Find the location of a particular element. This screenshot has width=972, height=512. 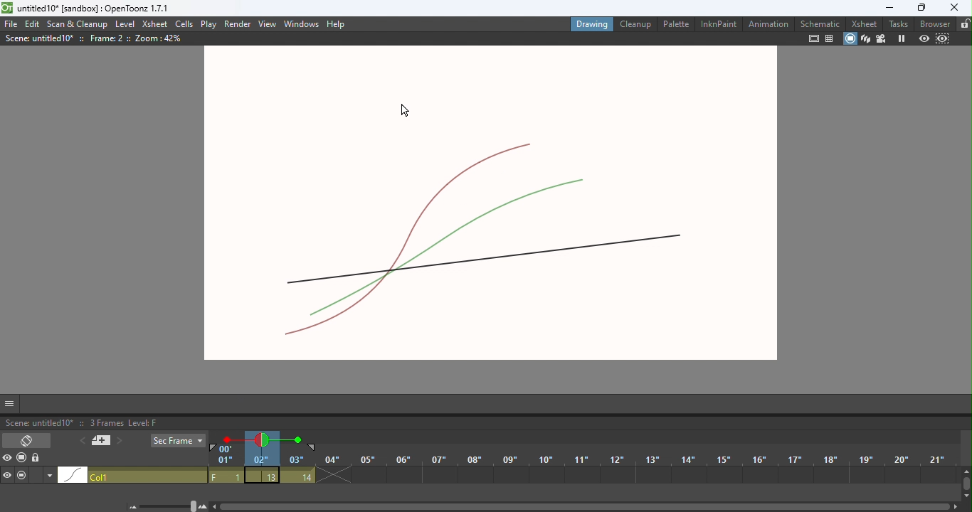

field guide is located at coordinates (830, 38).